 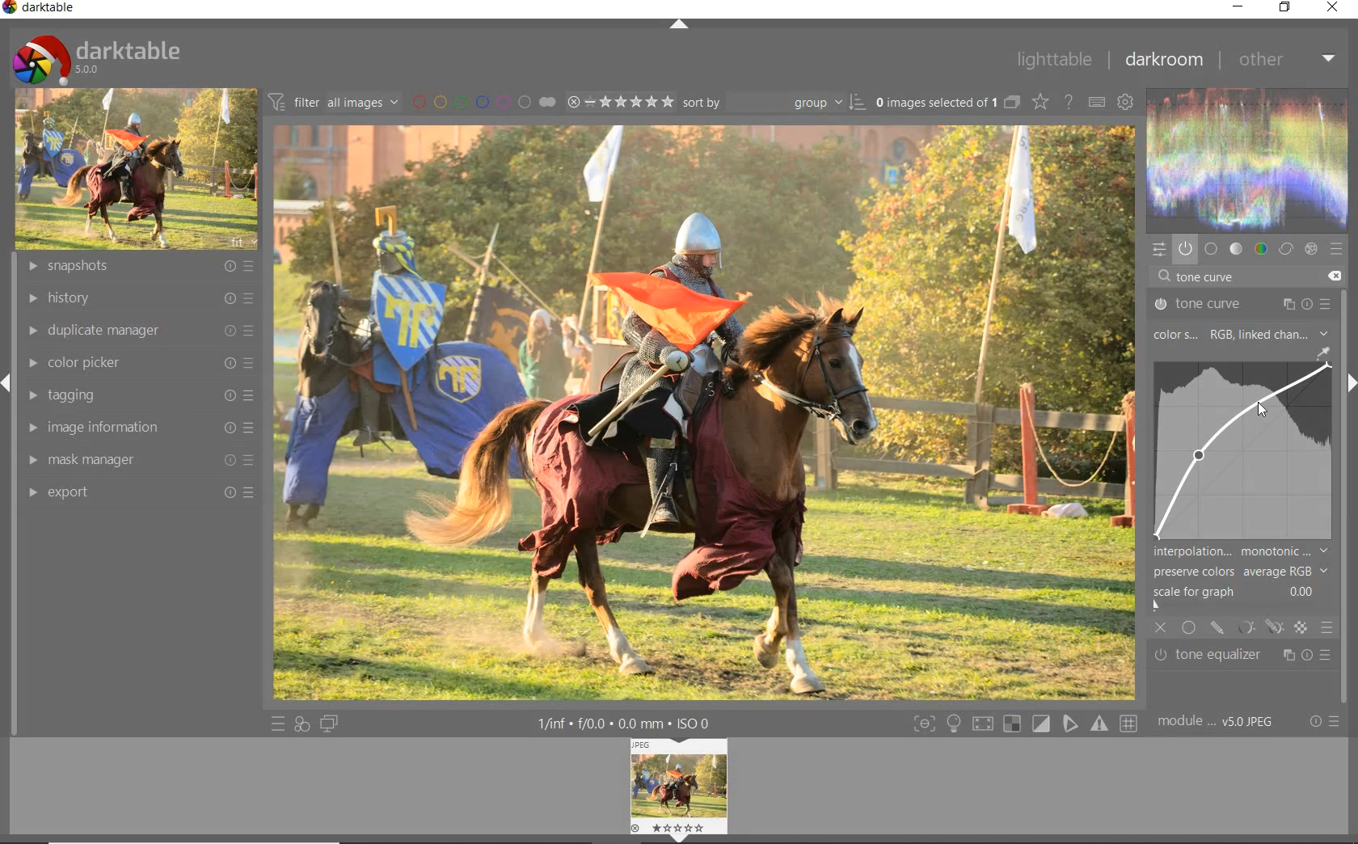 What do you see at coordinates (1242, 305) in the screenshot?
I see `tone curve` at bounding box center [1242, 305].